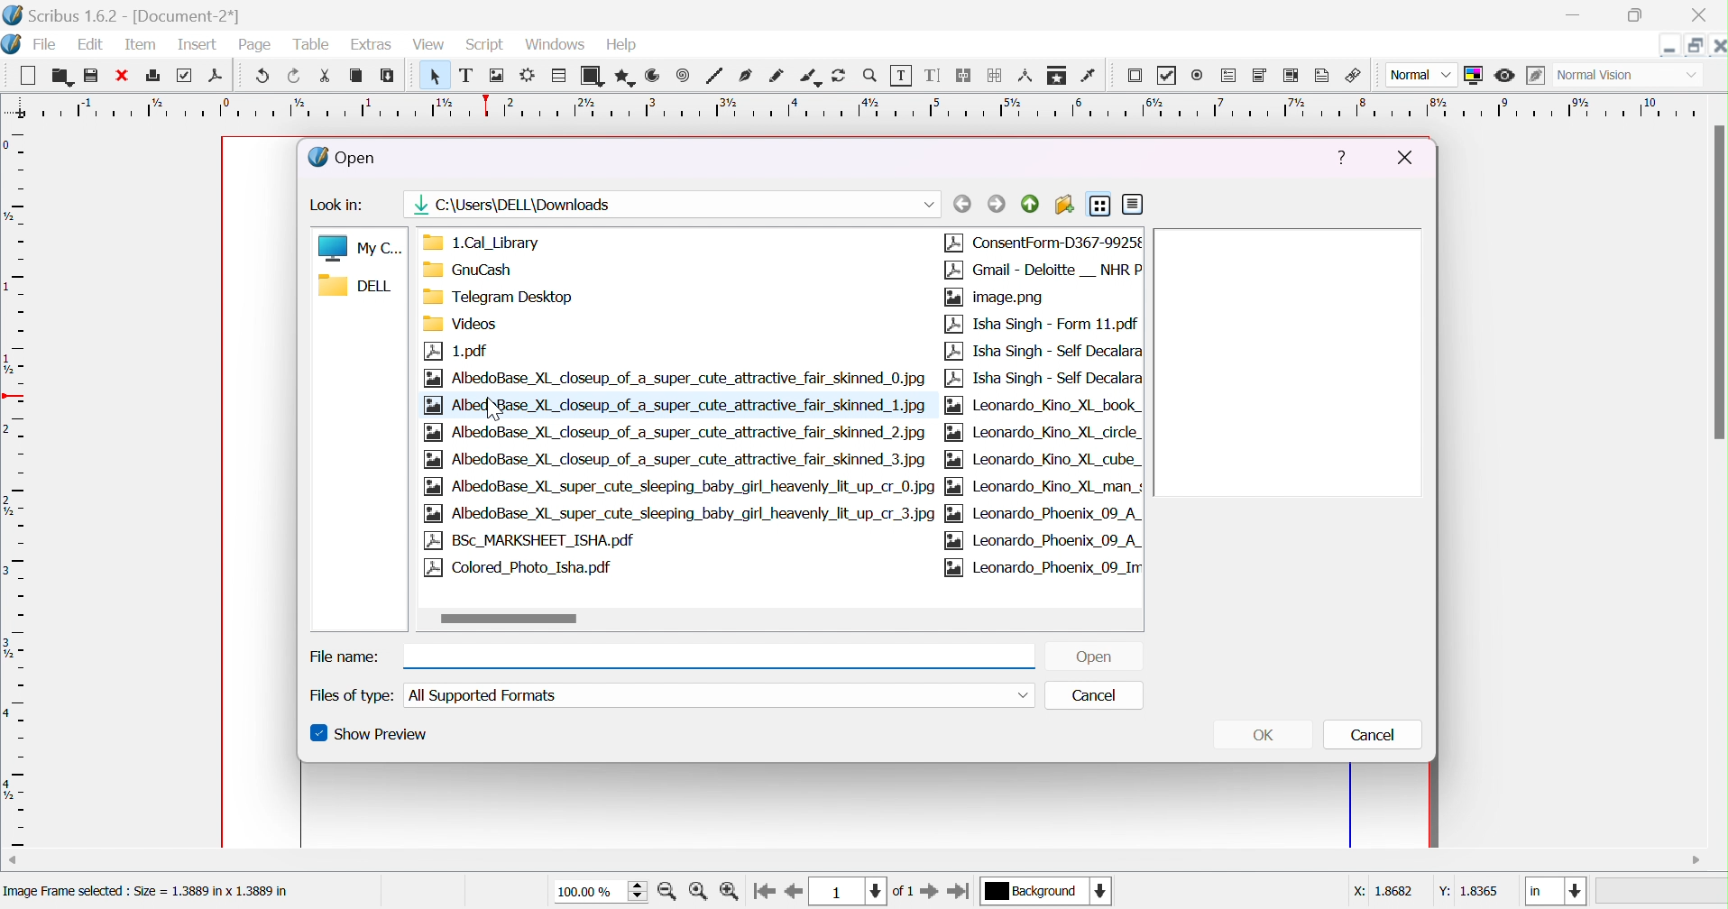 This screenshot has height=909, width=1728. What do you see at coordinates (470, 268) in the screenshot?
I see `GnuCash` at bounding box center [470, 268].